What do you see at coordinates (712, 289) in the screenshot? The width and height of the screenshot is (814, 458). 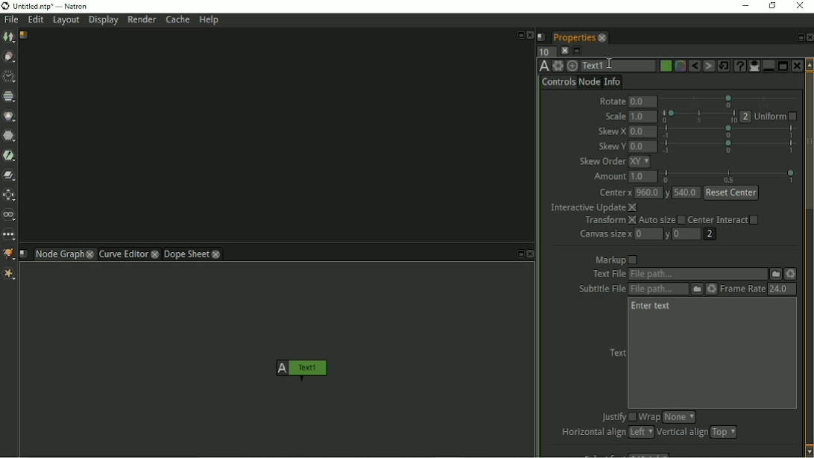 I see `Reload the file` at bounding box center [712, 289].